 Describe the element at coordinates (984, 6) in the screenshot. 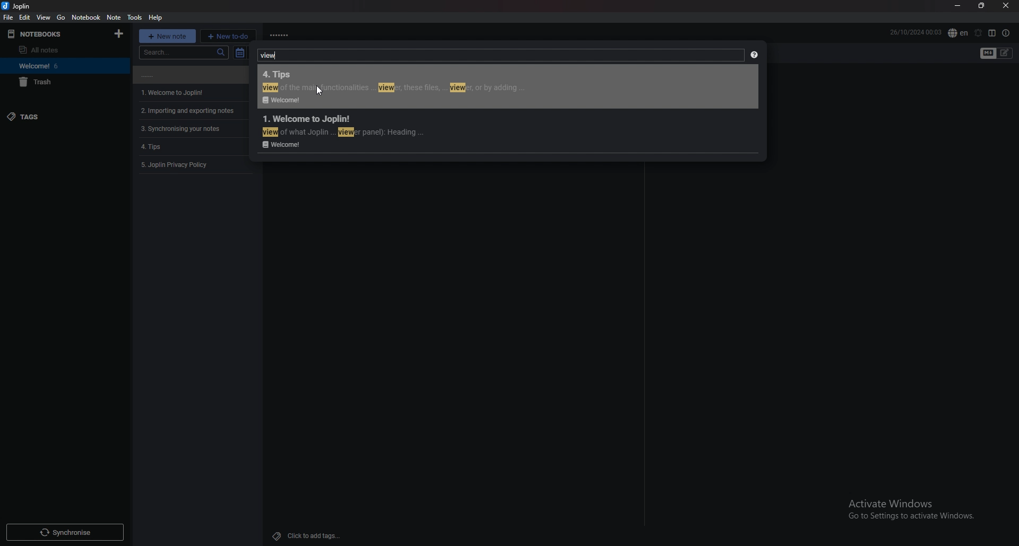

I see `resize` at that location.